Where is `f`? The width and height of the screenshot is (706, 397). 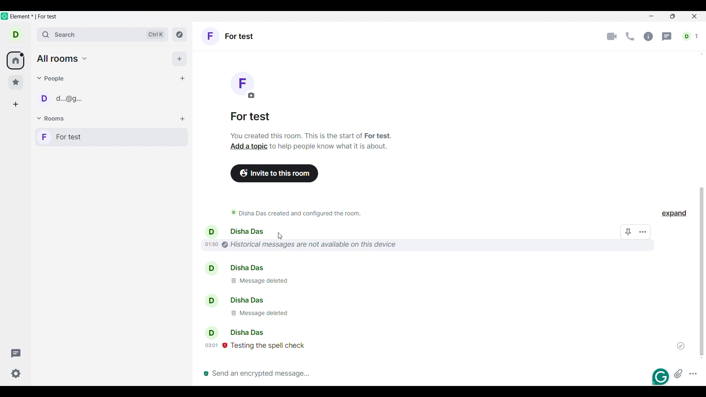 f is located at coordinates (244, 85).